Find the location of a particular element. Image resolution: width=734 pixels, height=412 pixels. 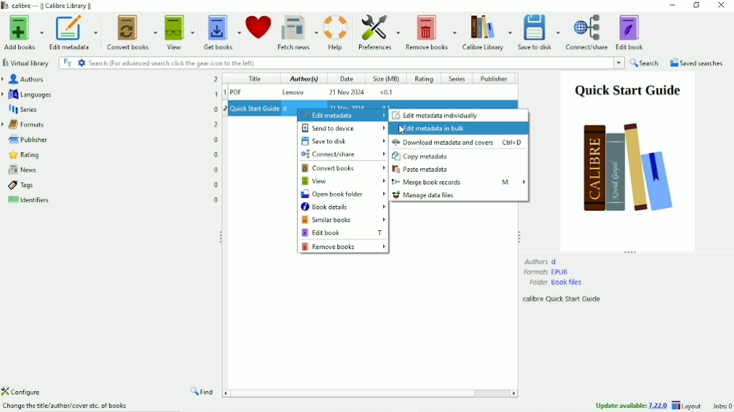

Add books is located at coordinates (22, 33).